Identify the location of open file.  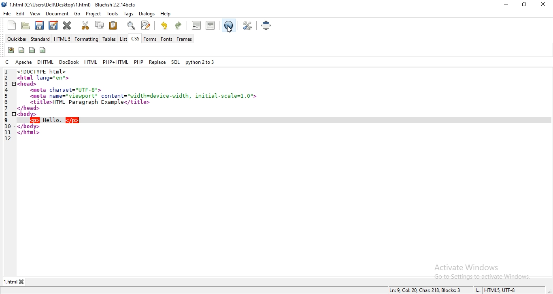
(26, 25).